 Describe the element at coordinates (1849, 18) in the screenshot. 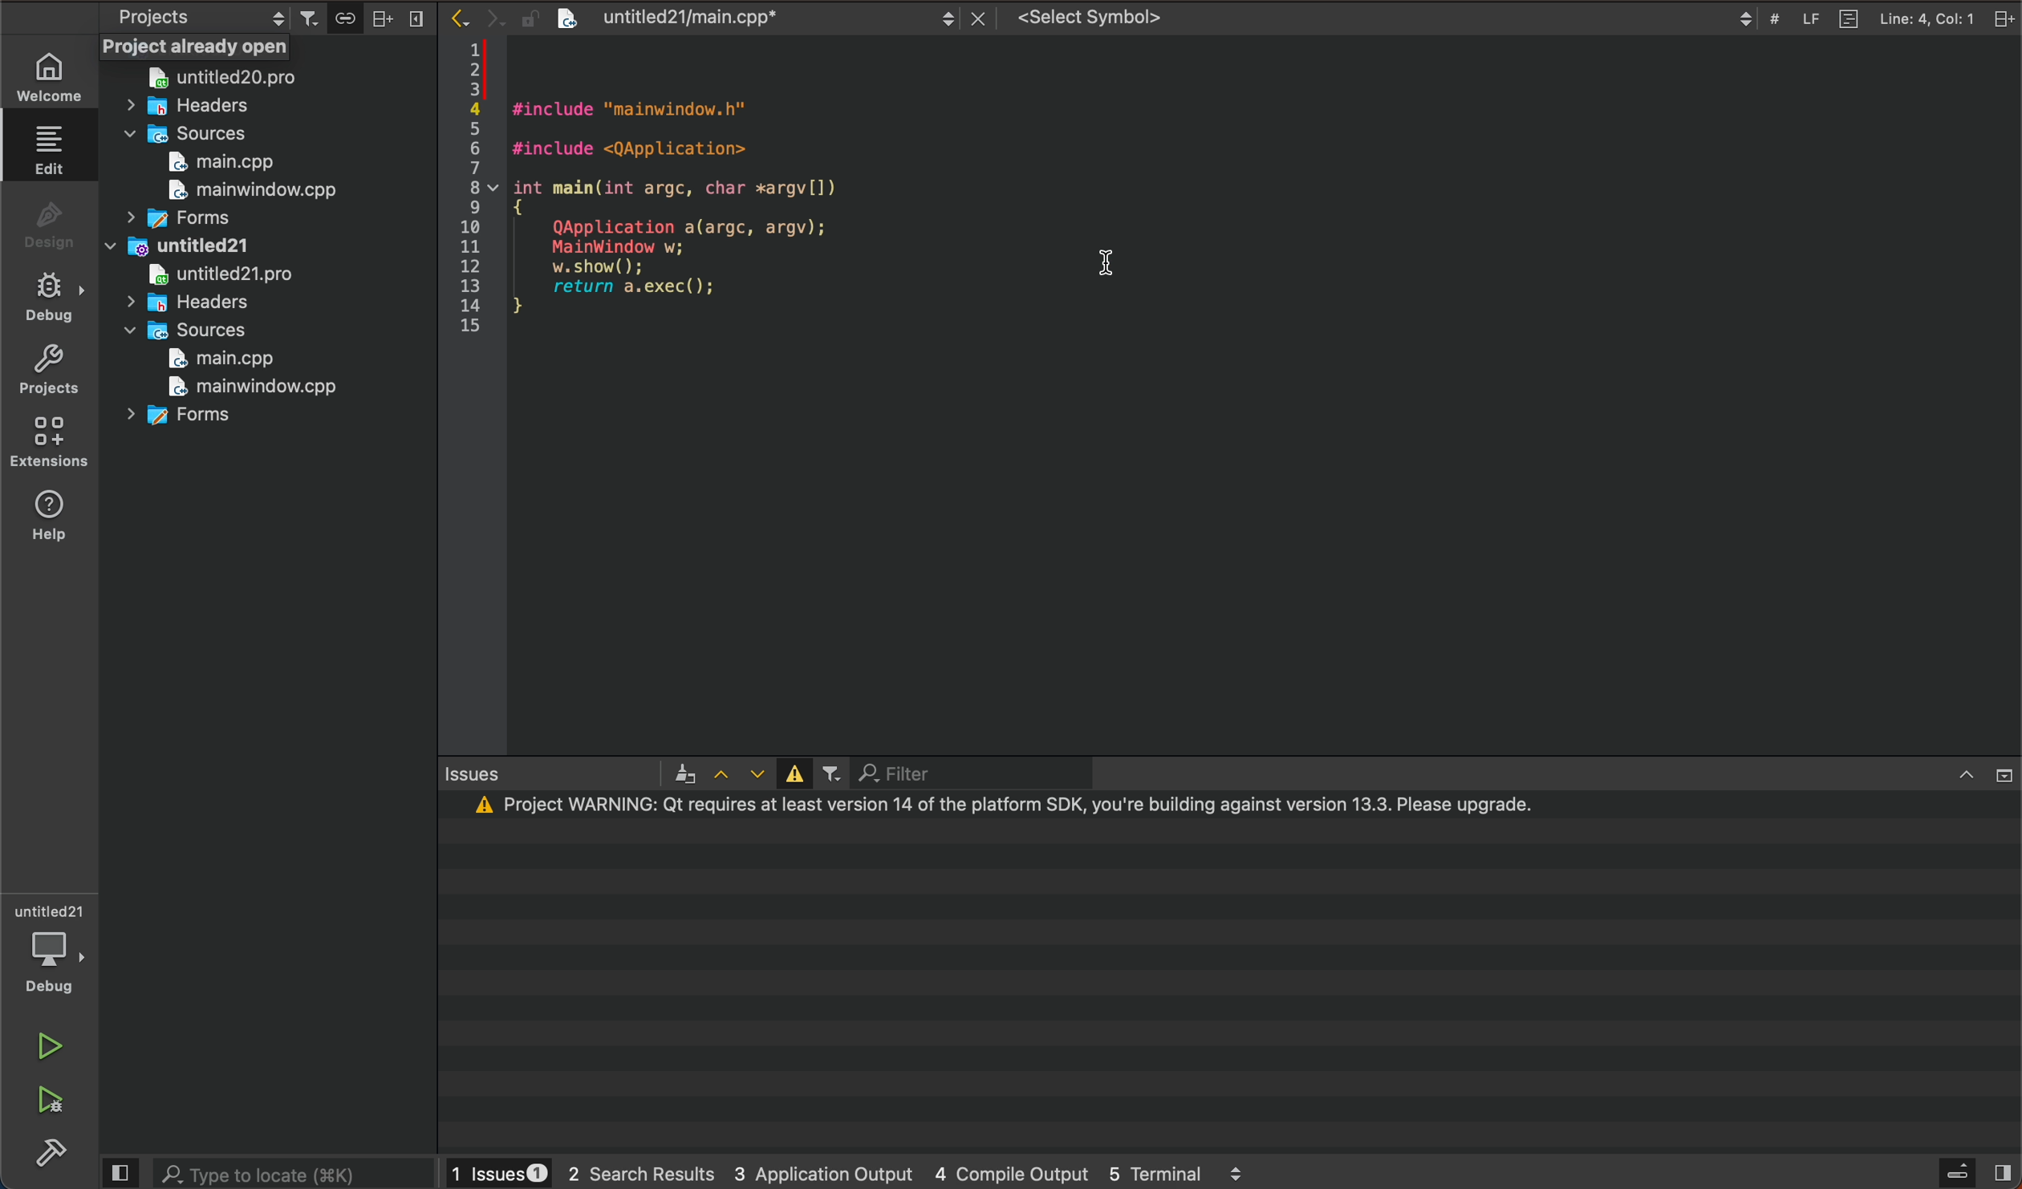

I see `outline view` at that location.